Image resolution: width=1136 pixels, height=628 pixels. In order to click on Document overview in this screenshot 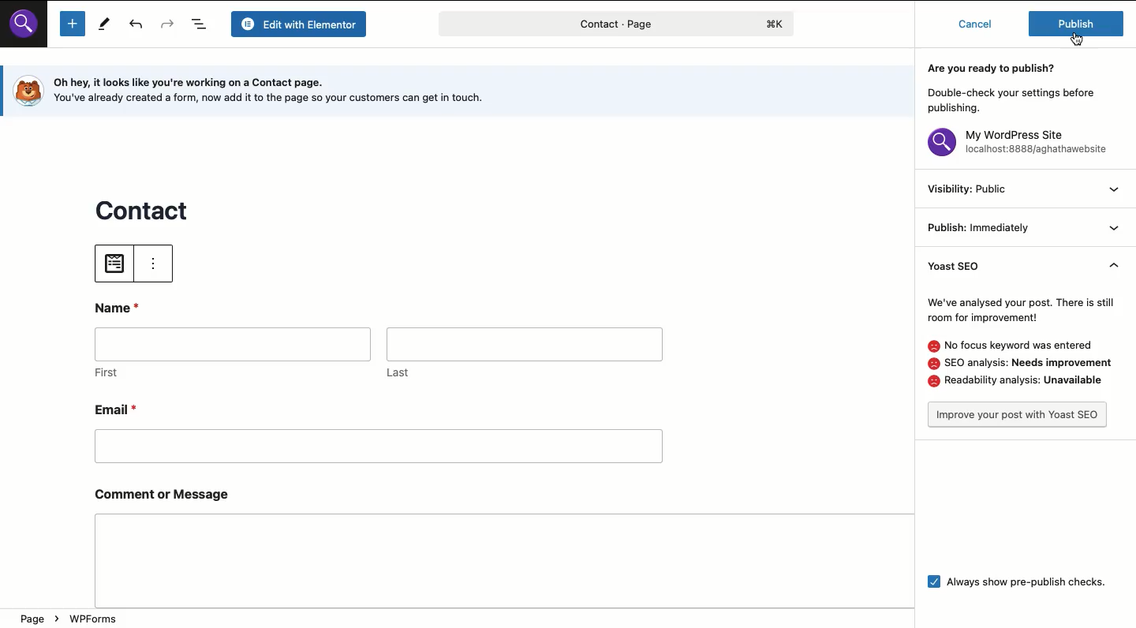, I will do `click(201, 24)`.